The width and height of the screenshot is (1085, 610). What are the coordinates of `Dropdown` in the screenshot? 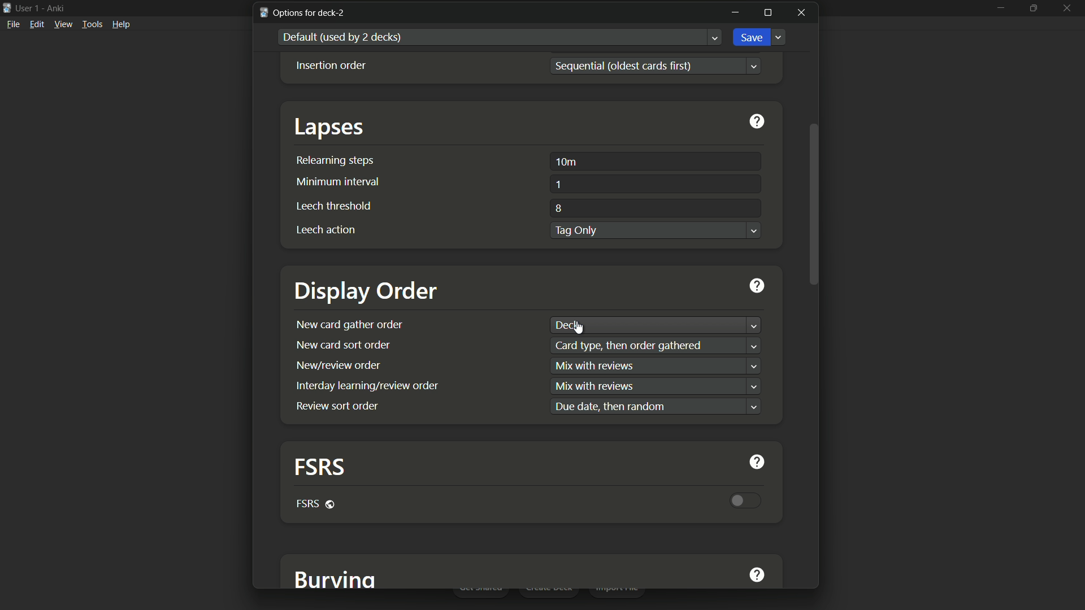 It's located at (717, 35).